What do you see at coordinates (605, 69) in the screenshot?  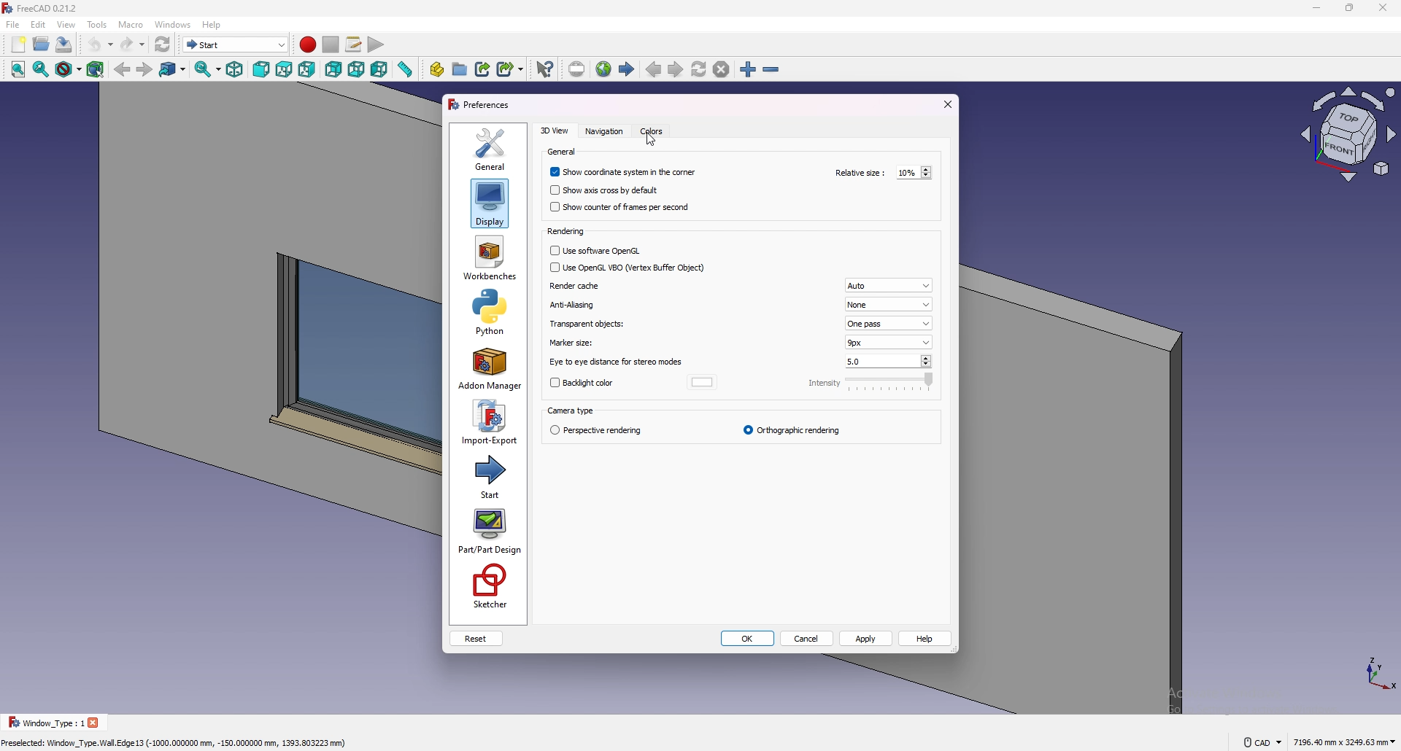 I see `open website` at bounding box center [605, 69].